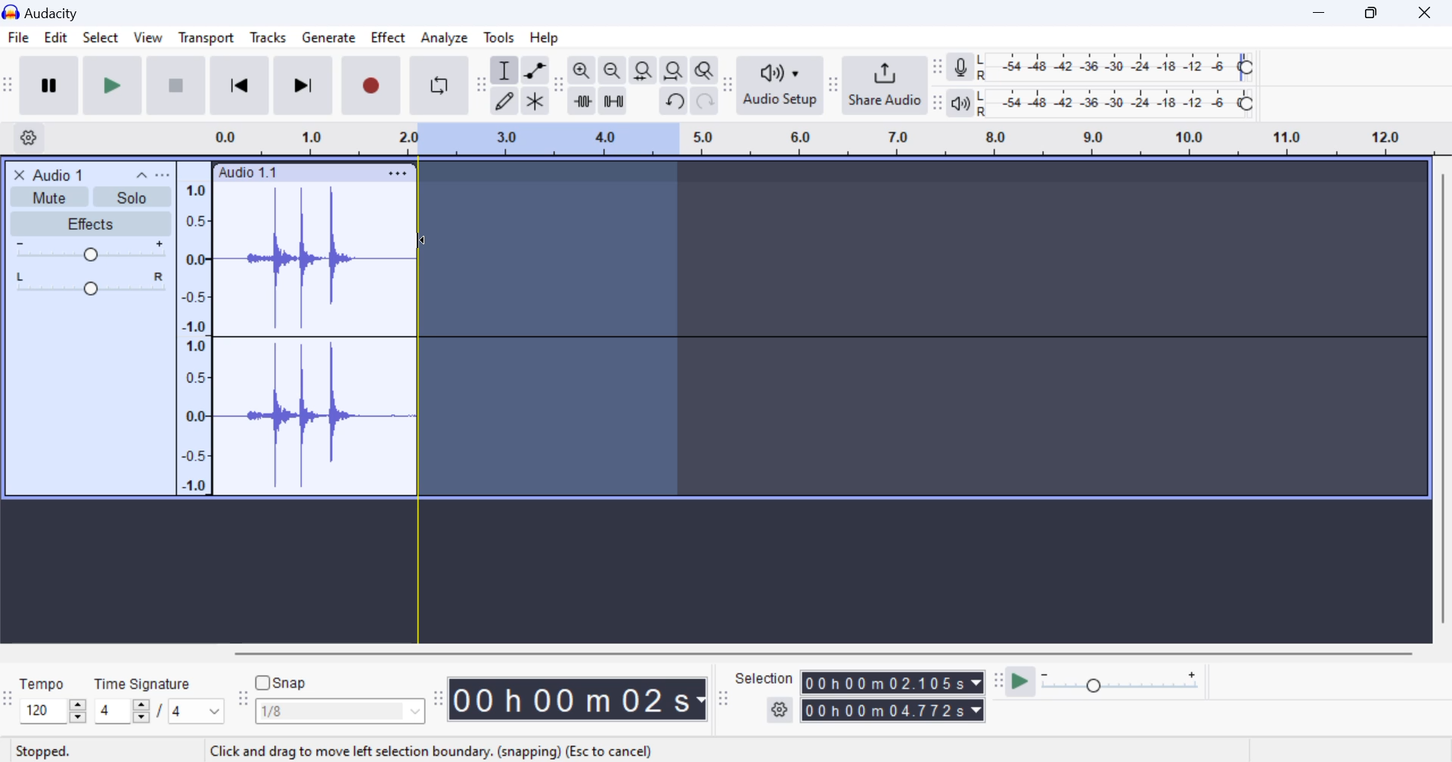 This screenshot has width=1452, height=762. What do you see at coordinates (95, 283) in the screenshot?
I see `Pan Center` at bounding box center [95, 283].